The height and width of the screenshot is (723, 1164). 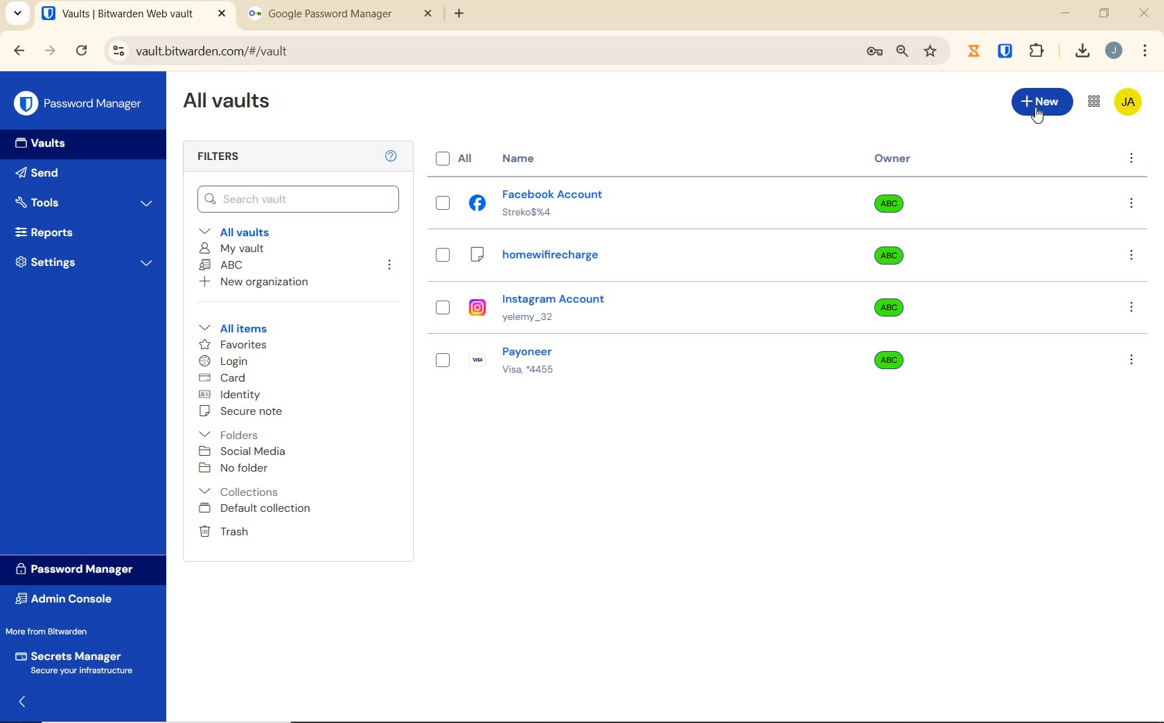 I want to click on payoneer, so click(x=520, y=360).